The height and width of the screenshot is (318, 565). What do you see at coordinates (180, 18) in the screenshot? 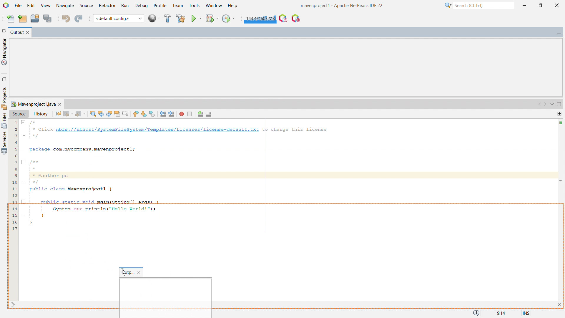
I see `clean and build project` at bounding box center [180, 18].